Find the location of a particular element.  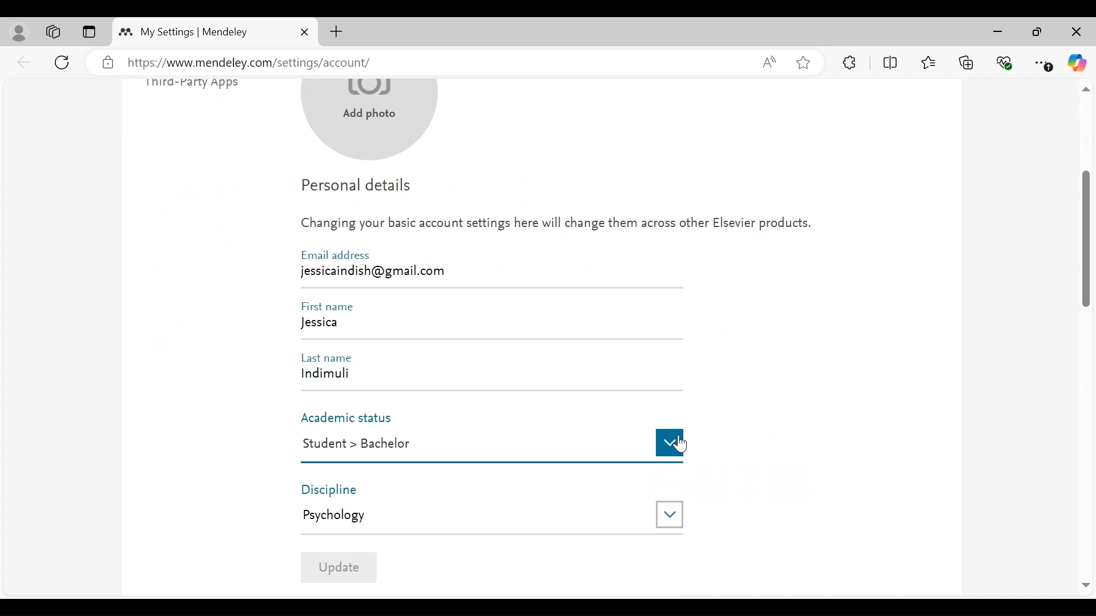

minimize is located at coordinates (1001, 32).